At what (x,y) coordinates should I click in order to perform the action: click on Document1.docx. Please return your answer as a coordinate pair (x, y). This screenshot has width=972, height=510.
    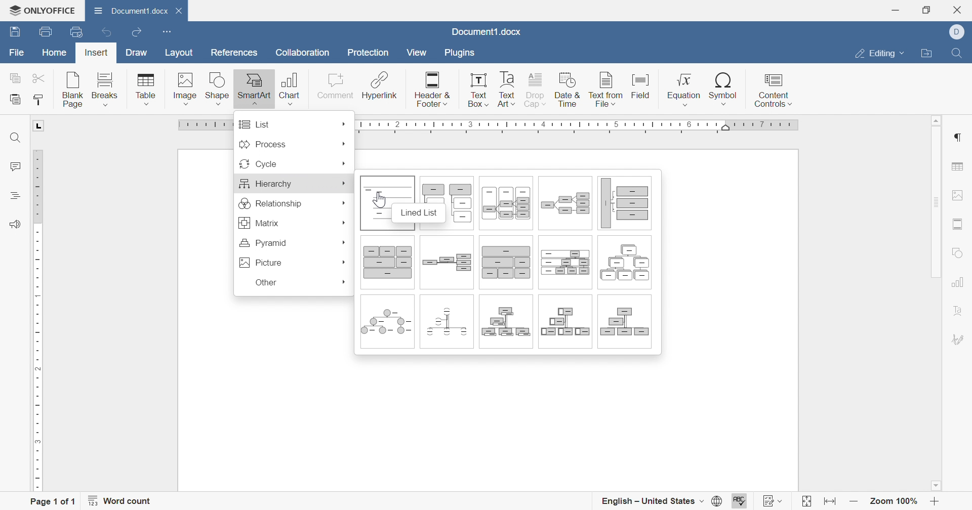
    Looking at the image, I should click on (484, 31).